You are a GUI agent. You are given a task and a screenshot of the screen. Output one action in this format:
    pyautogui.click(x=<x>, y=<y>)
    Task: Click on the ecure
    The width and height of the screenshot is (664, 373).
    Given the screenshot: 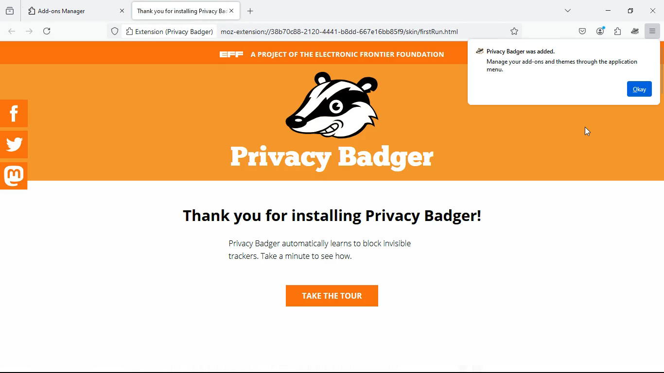 What is the action you would take?
    pyautogui.click(x=114, y=31)
    